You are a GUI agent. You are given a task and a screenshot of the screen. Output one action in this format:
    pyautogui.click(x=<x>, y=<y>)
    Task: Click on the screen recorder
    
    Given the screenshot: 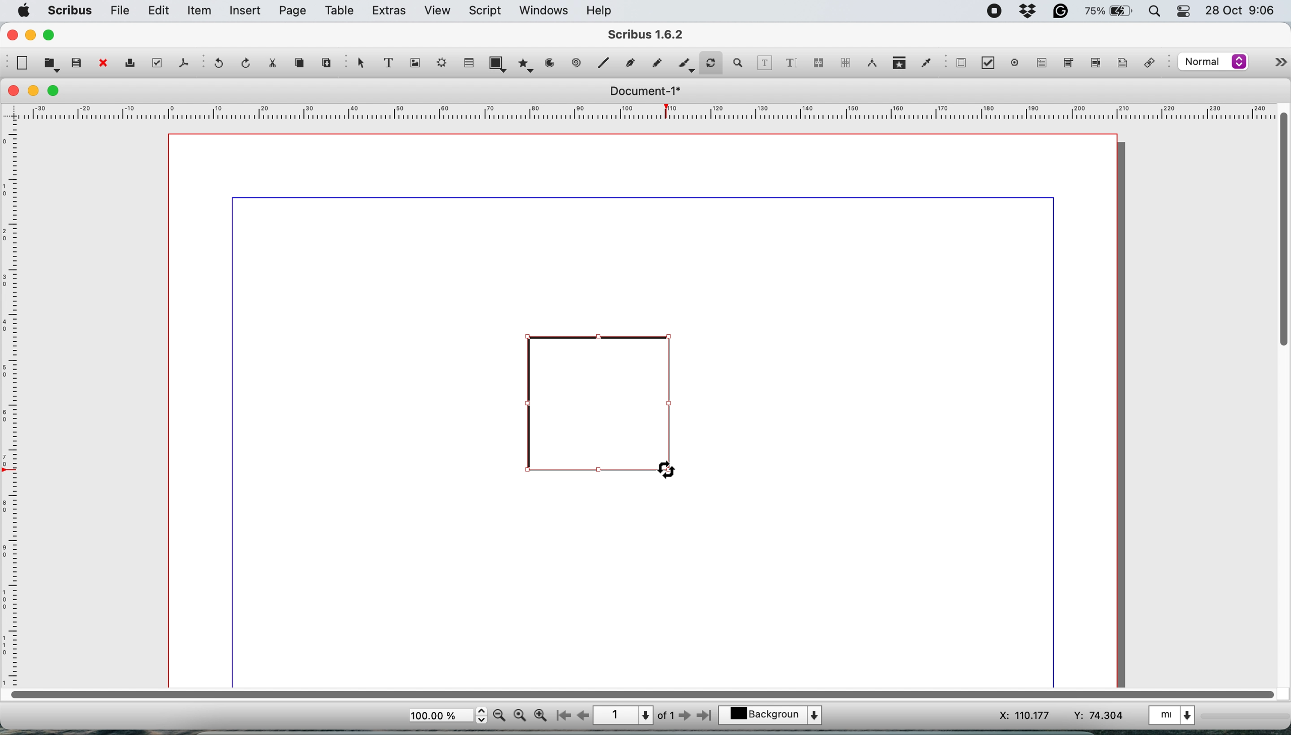 What is the action you would take?
    pyautogui.click(x=992, y=10)
    